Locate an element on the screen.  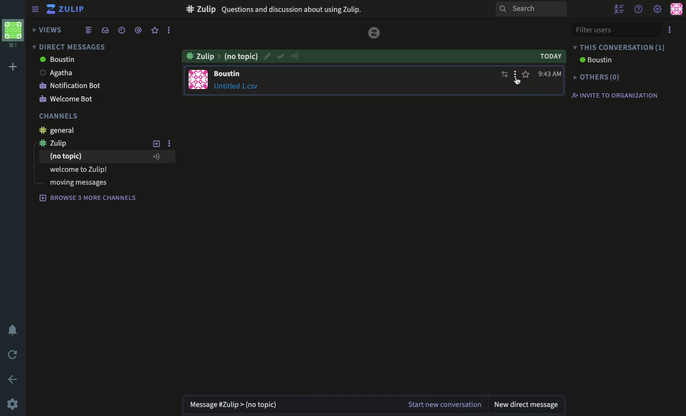
connection is located at coordinates (297, 57).